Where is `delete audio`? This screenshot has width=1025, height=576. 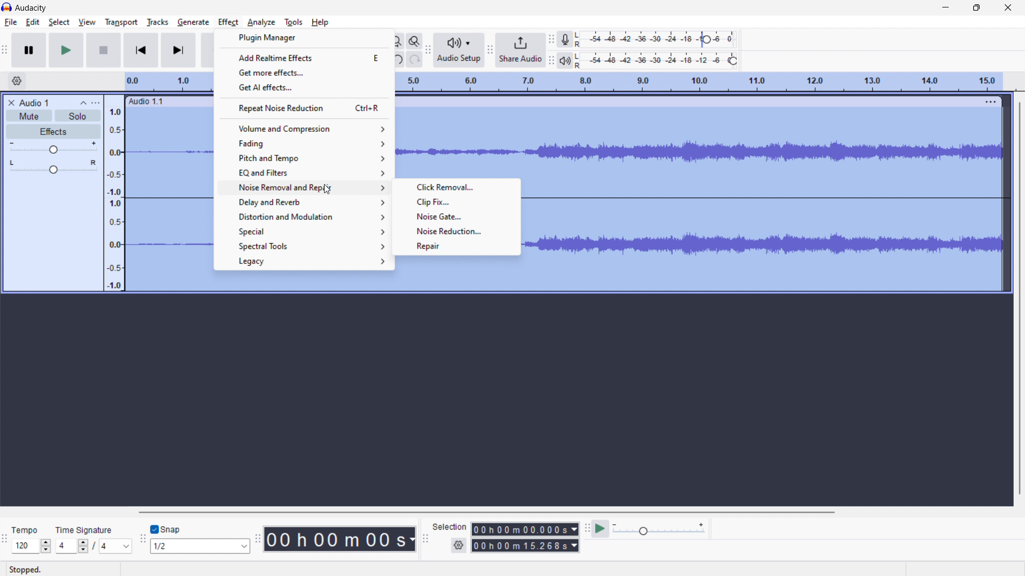 delete audio is located at coordinates (10, 102).